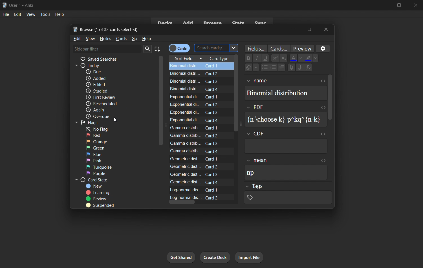 The image size is (423, 268). I want to click on stats, so click(239, 22).